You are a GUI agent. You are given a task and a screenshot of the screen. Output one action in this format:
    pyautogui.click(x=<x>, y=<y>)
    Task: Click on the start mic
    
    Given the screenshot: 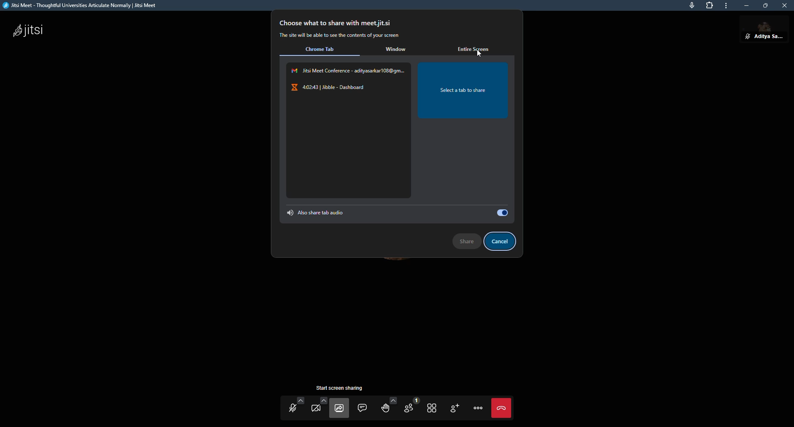 What is the action you would take?
    pyautogui.click(x=293, y=408)
    